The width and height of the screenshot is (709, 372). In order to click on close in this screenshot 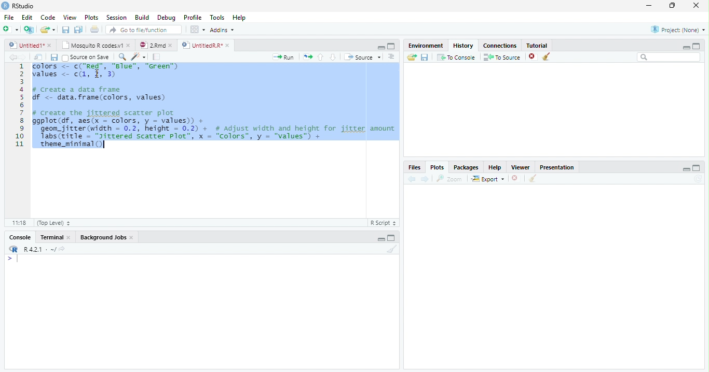, I will do `click(128, 45)`.